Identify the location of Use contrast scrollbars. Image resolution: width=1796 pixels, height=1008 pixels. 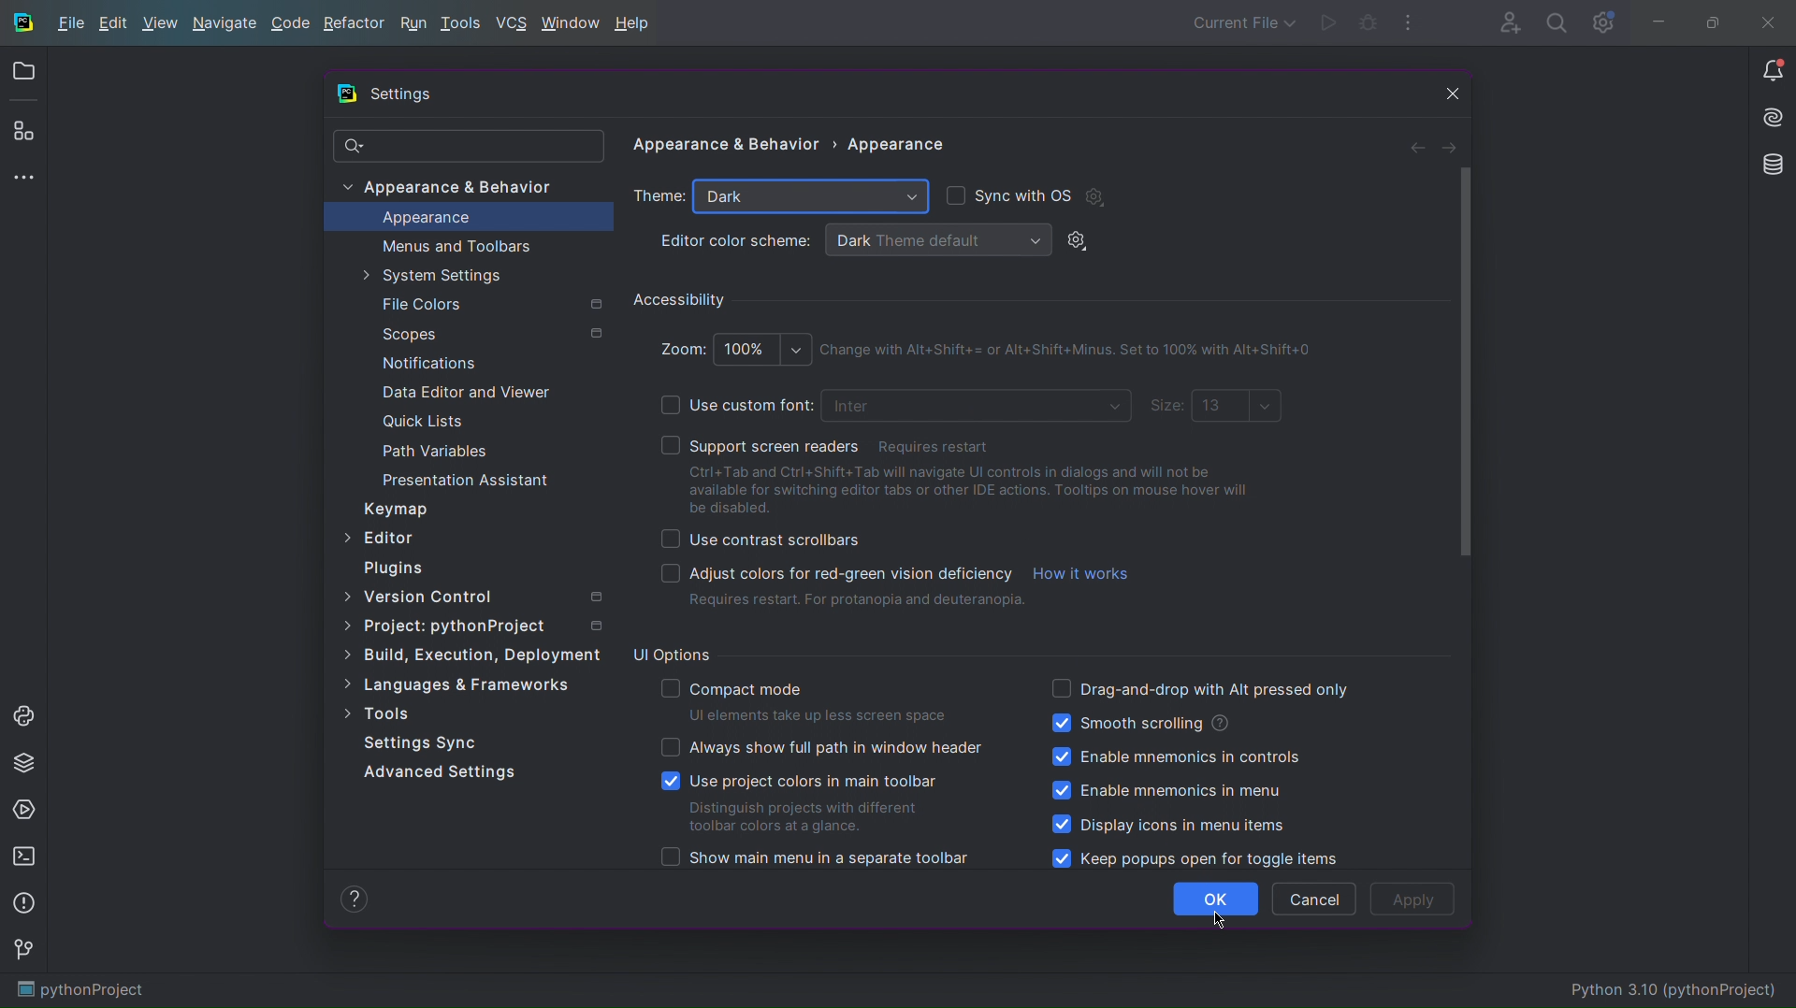
(760, 540).